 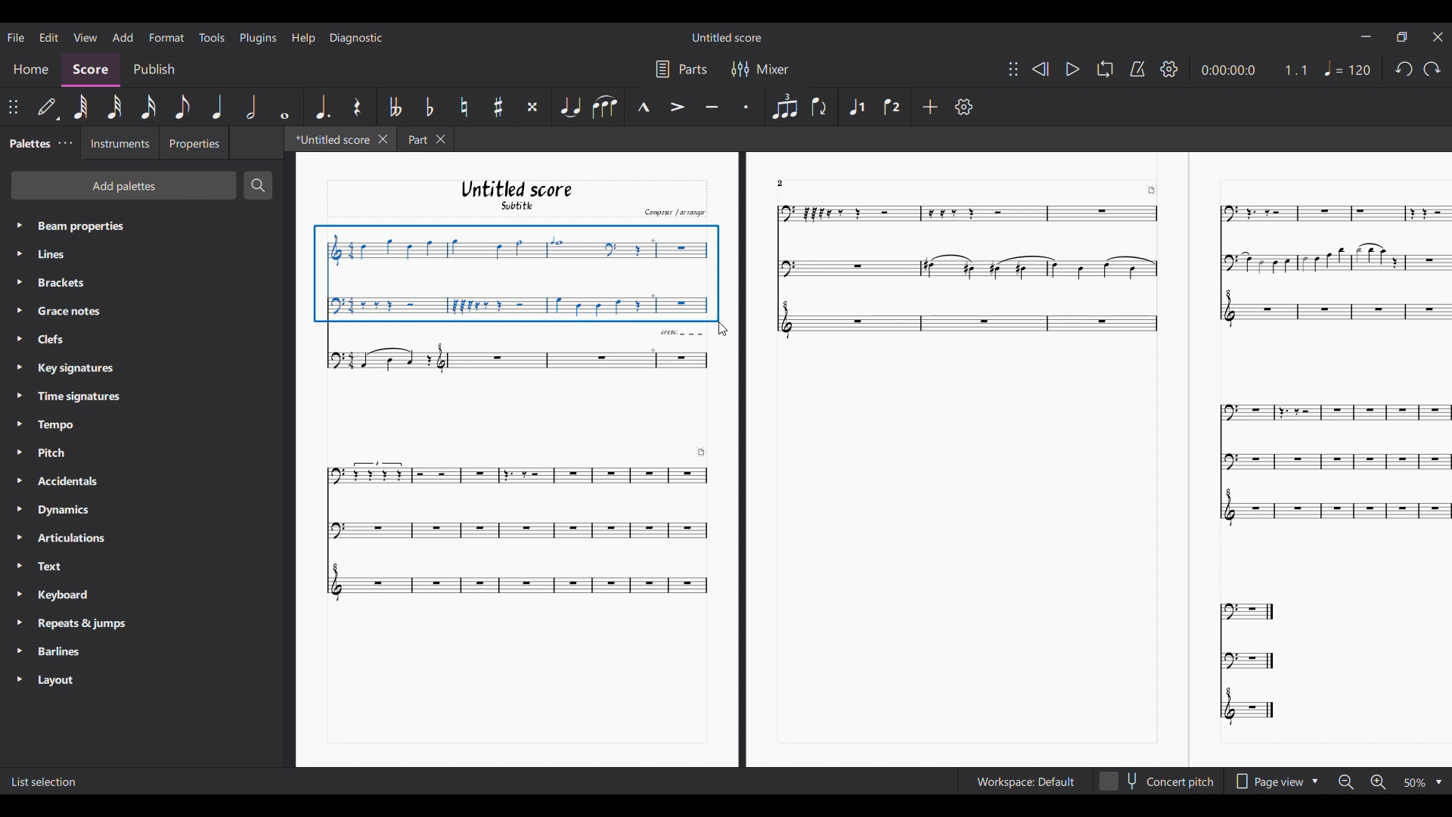 What do you see at coordinates (17, 282) in the screenshot?
I see `Highlighted by cursor` at bounding box center [17, 282].